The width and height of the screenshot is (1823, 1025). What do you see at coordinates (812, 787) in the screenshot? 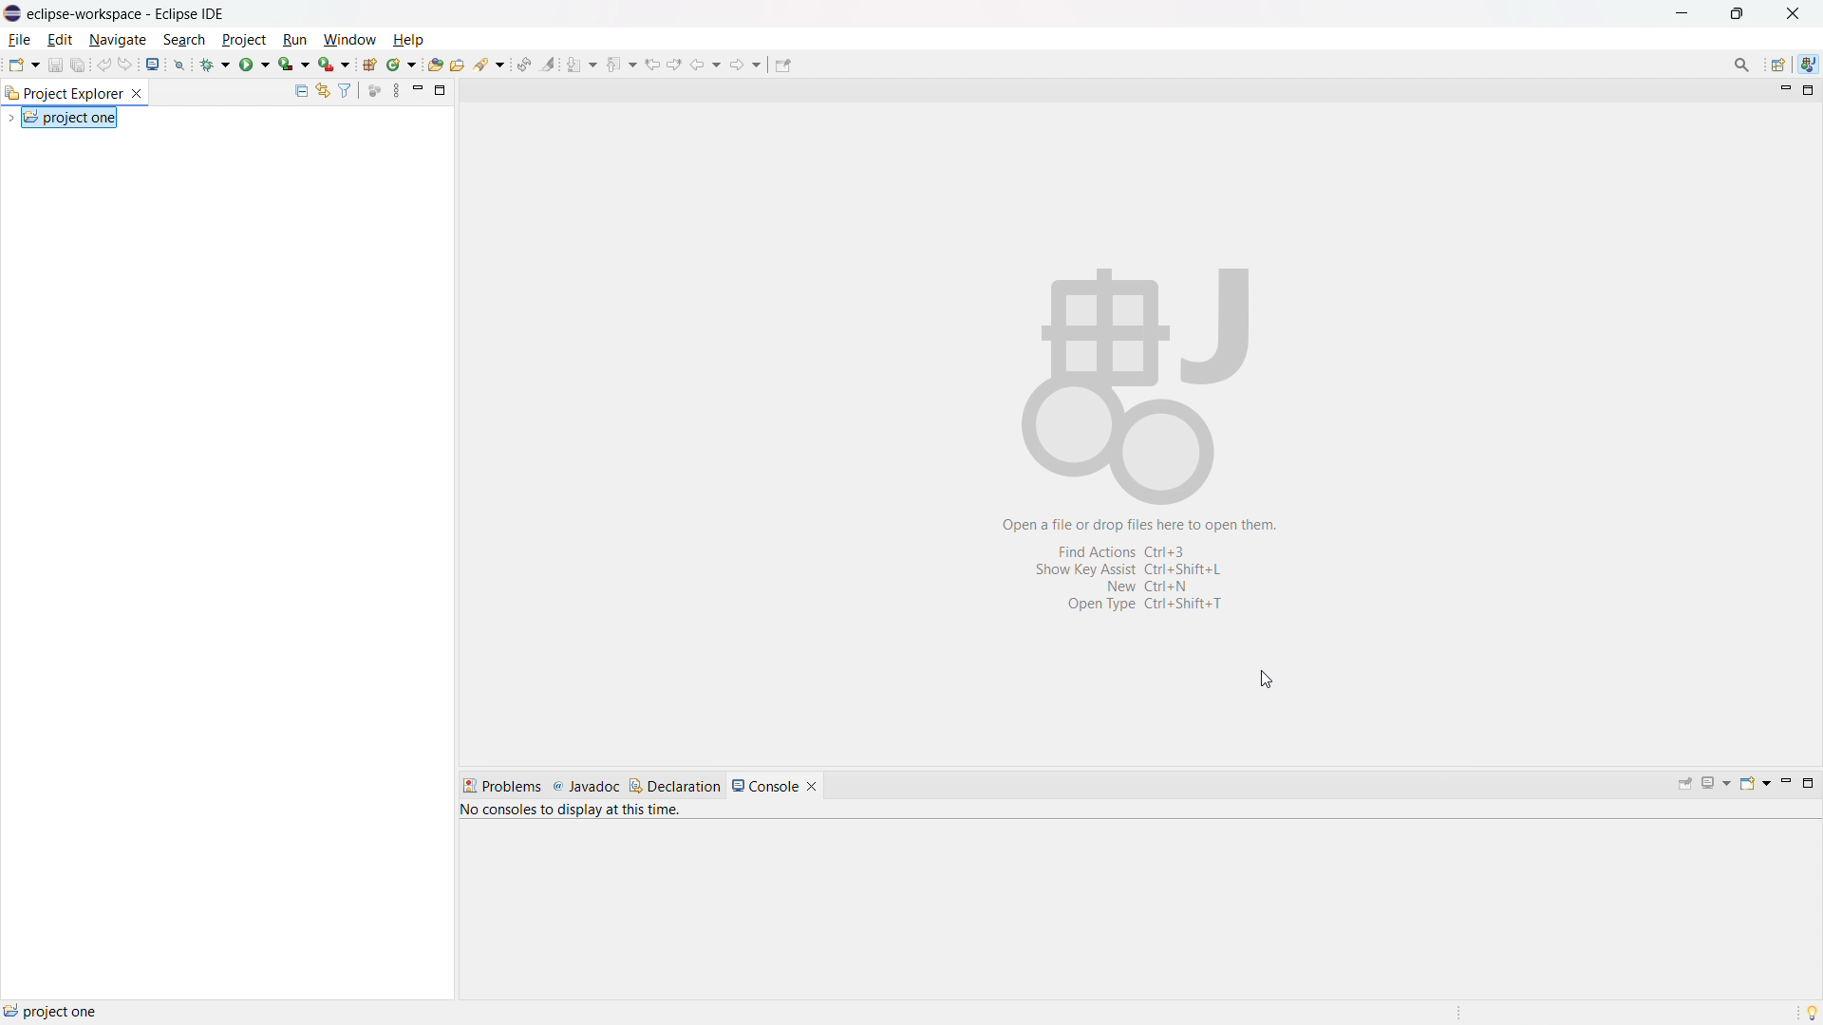
I see `close console` at bounding box center [812, 787].